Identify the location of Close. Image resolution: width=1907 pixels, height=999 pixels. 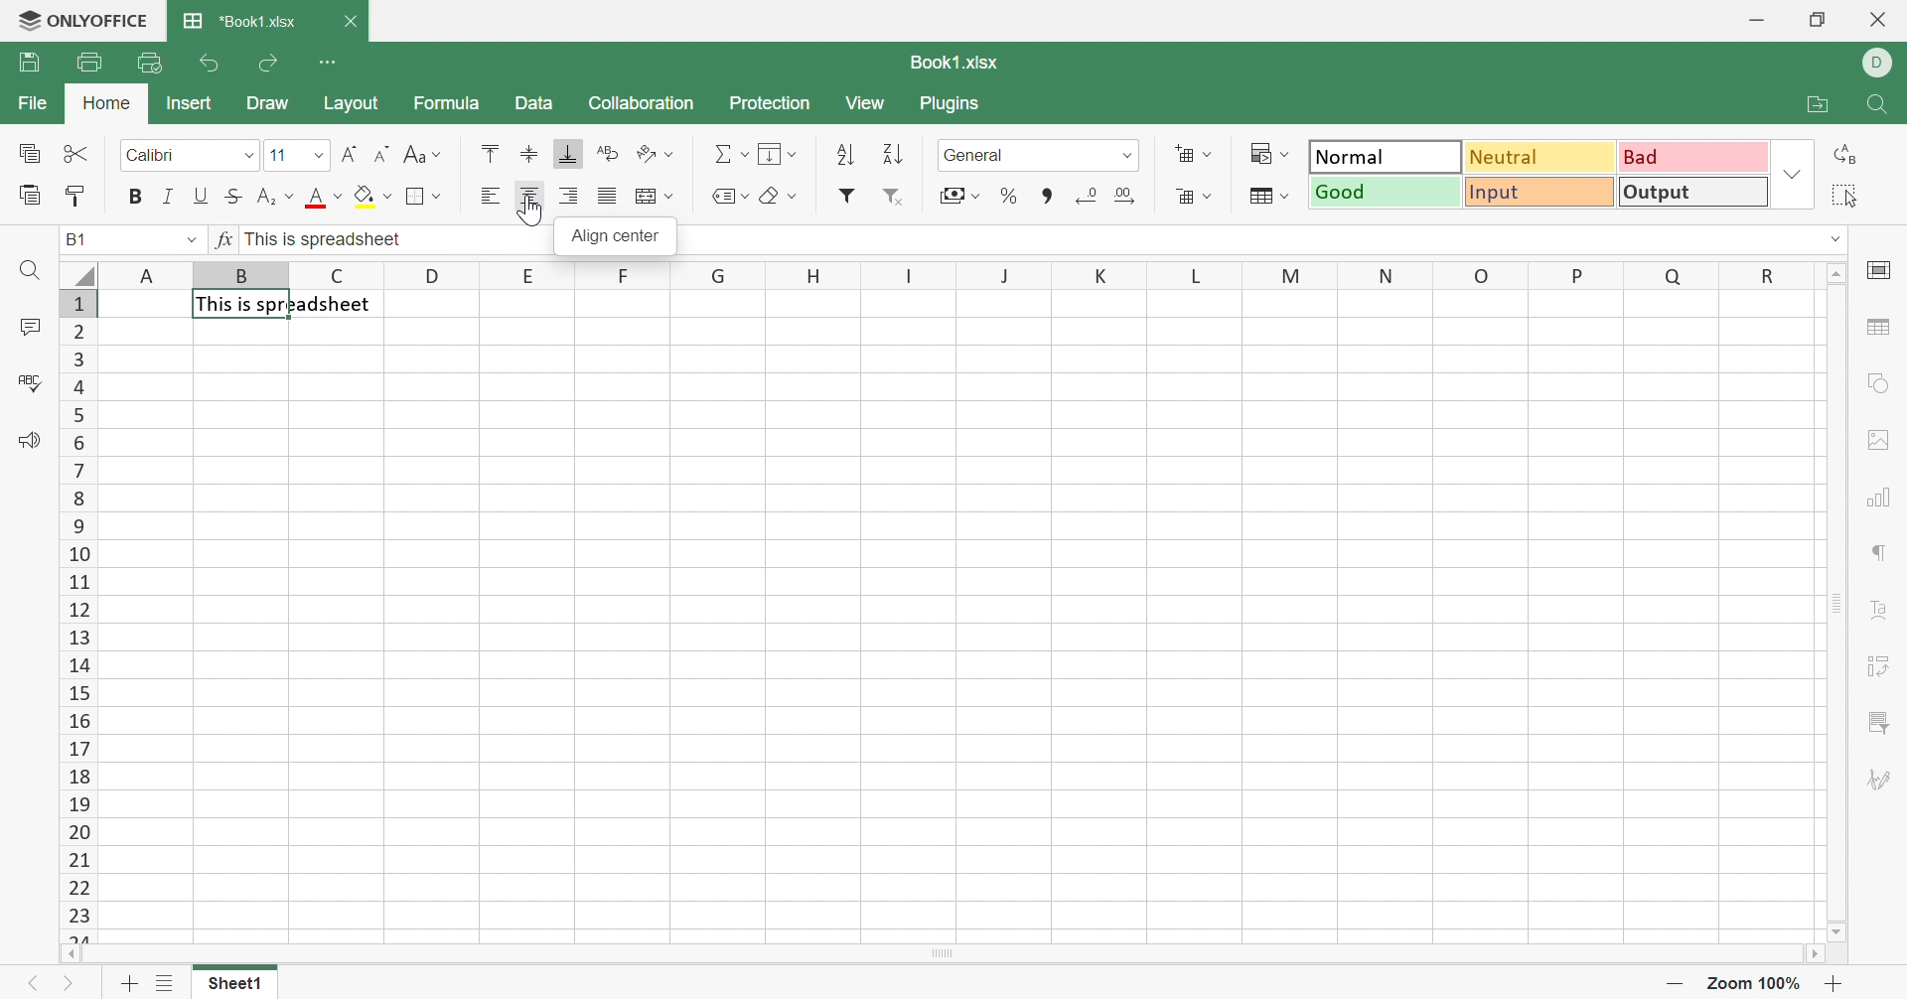
(353, 22).